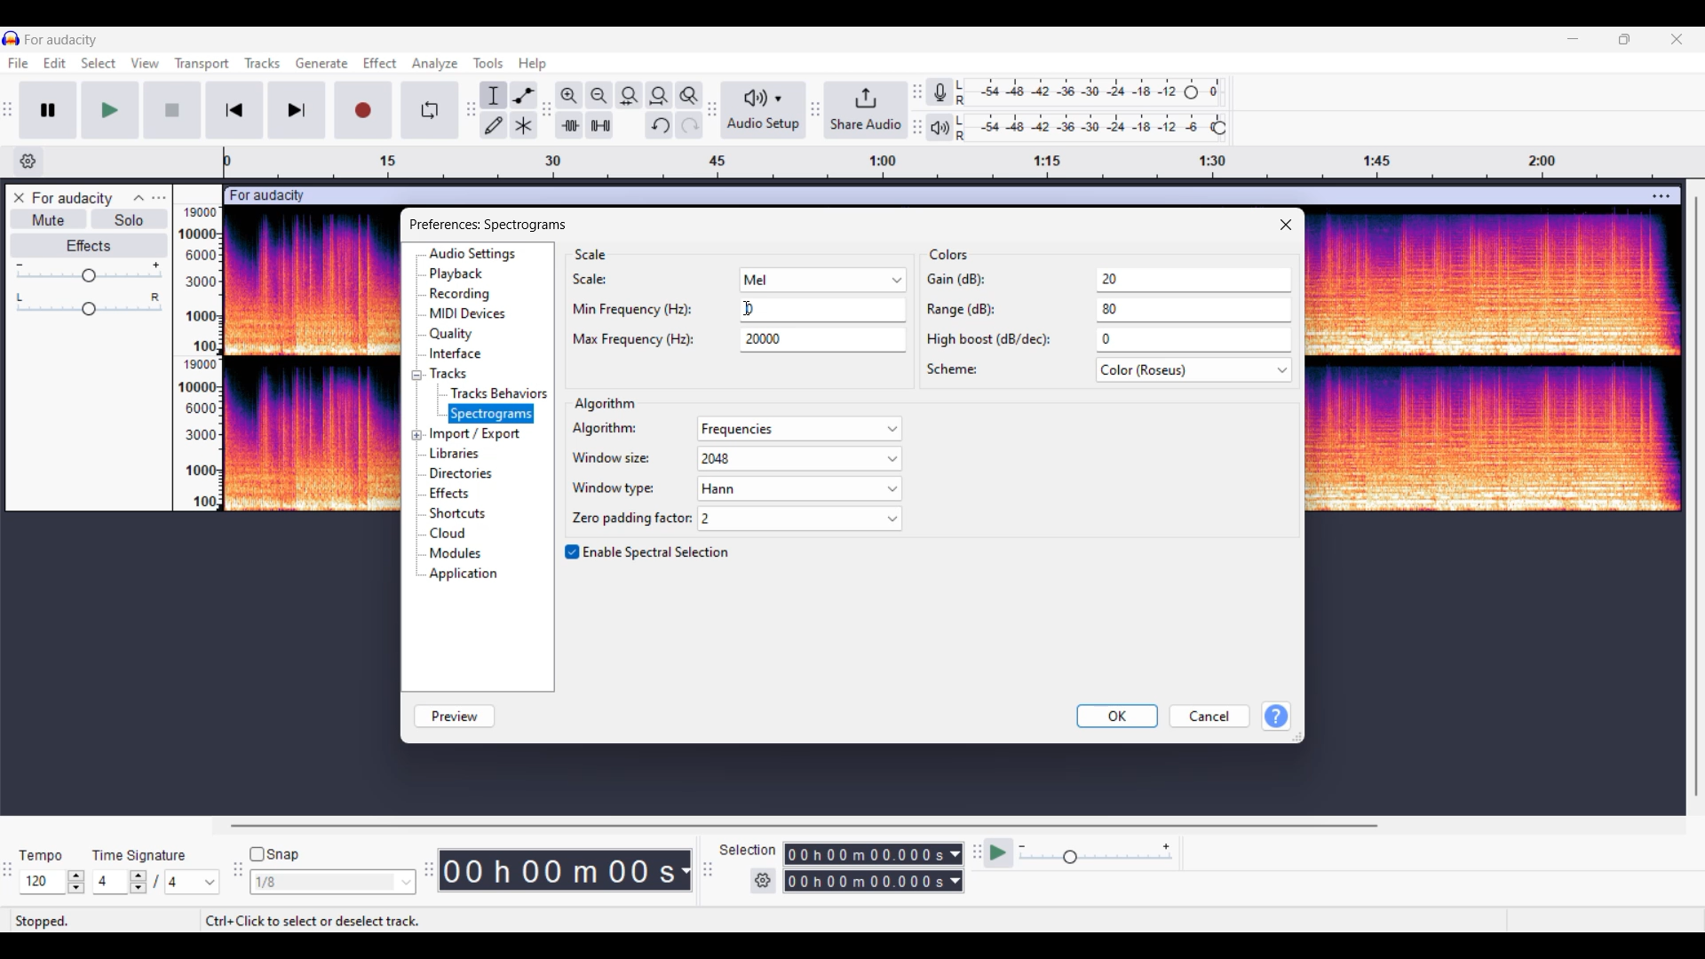 This screenshot has height=959, width=1705. Describe the element at coordinates (940, 127) in the screenshot. I see `Playback meter` at that location.